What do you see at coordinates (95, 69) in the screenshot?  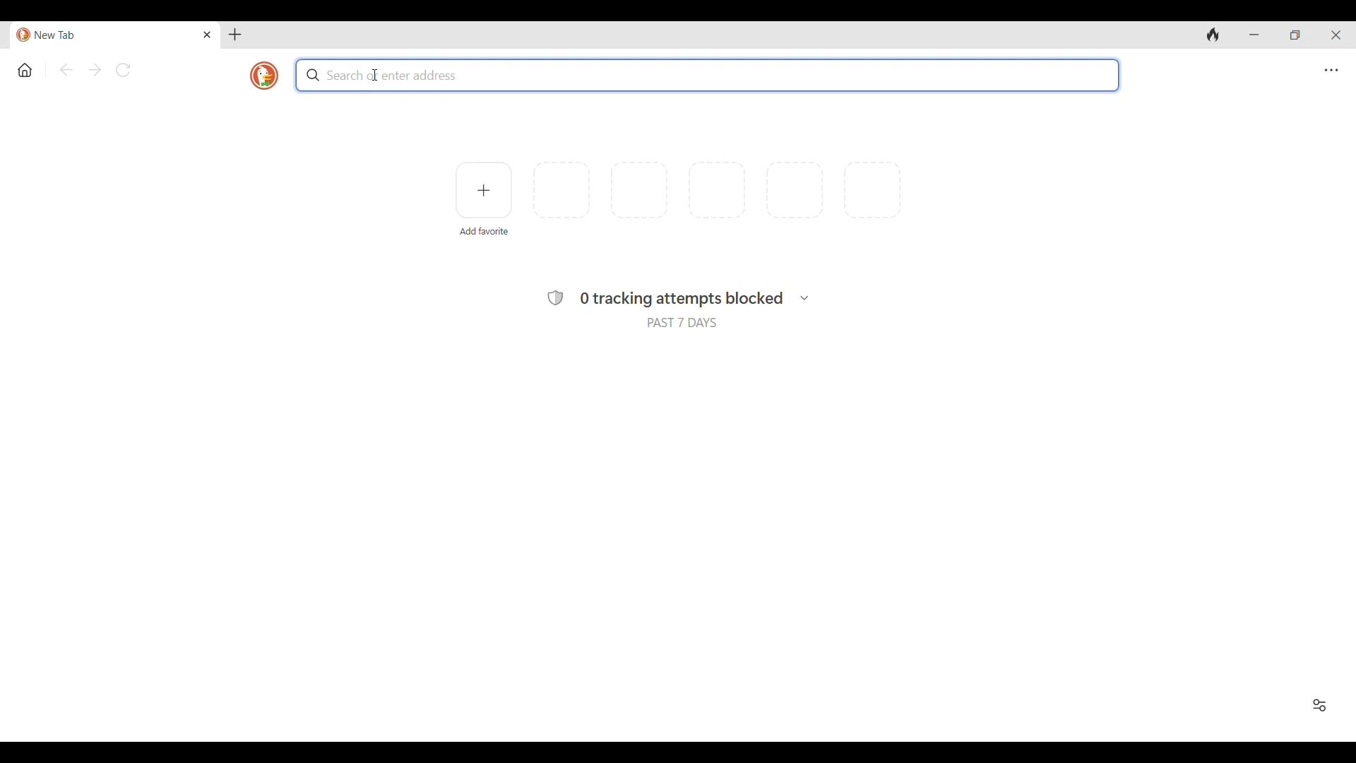 I see `Go forward` at bounding box center [95, 69].